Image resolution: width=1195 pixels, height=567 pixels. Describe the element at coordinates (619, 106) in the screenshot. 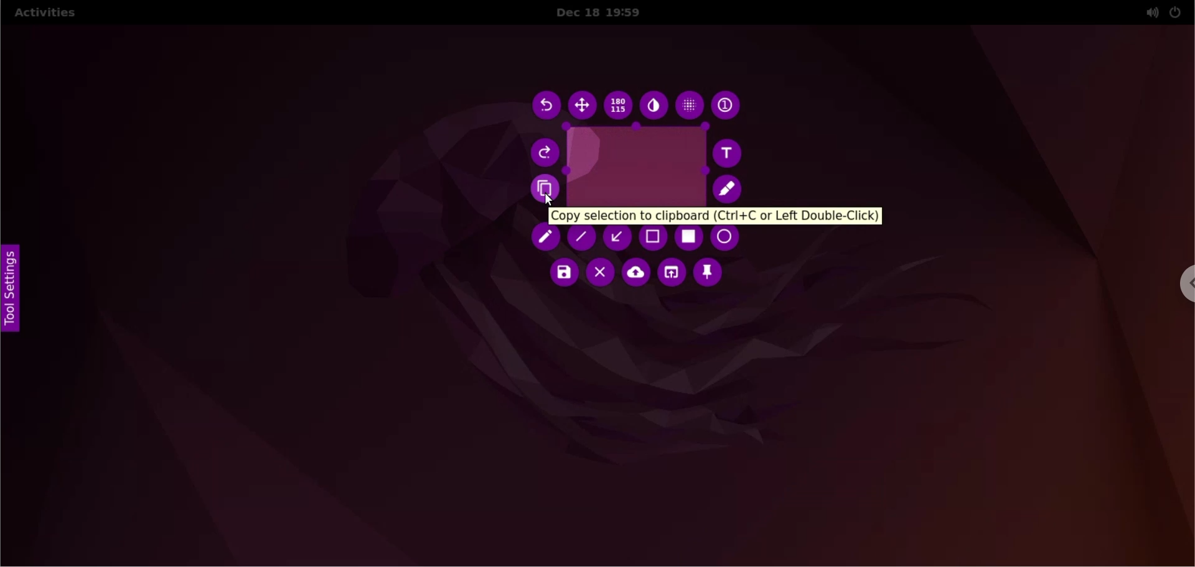

I see `x and y values` at that location.